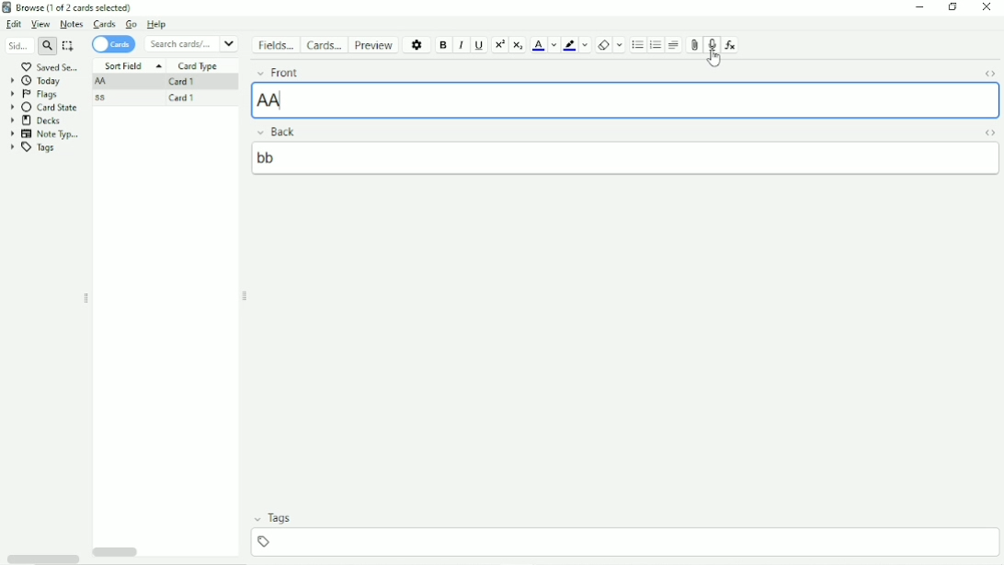 Image resolution: width=1004 pixels, height=565 pixels. I want to click on Attach picture/audio/video, so click(693, 44).